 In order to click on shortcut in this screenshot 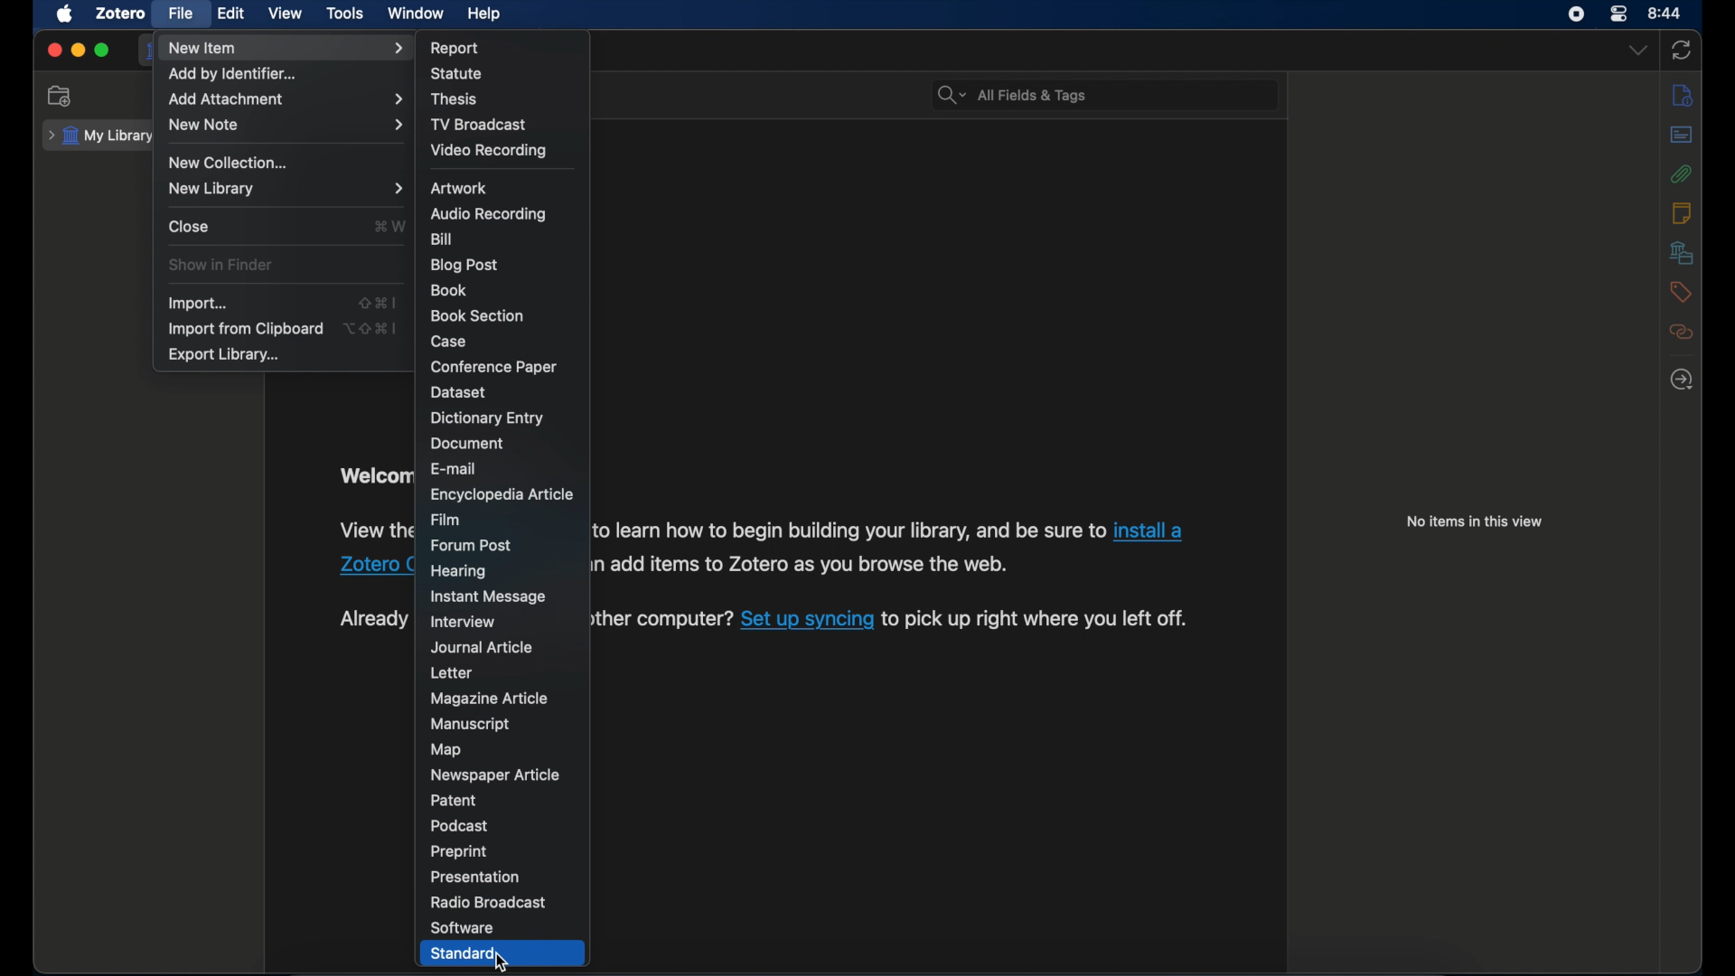, I will do `click(370, 329)`.